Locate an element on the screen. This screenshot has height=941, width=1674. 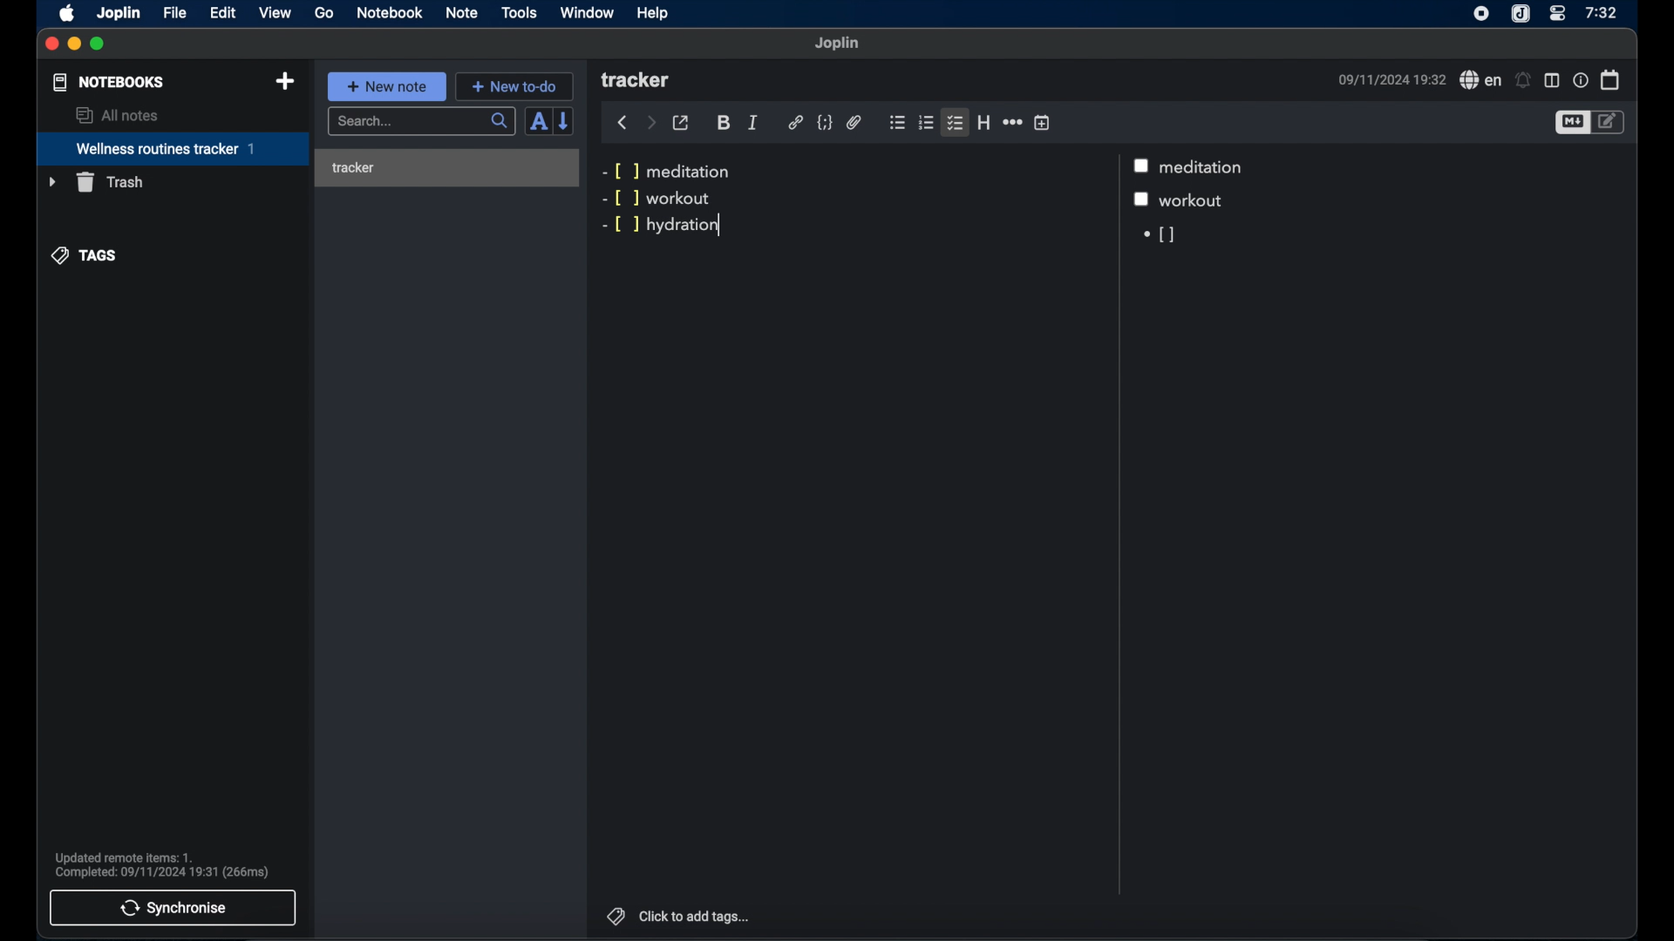
synchronise is located at coordinates (174, 908).